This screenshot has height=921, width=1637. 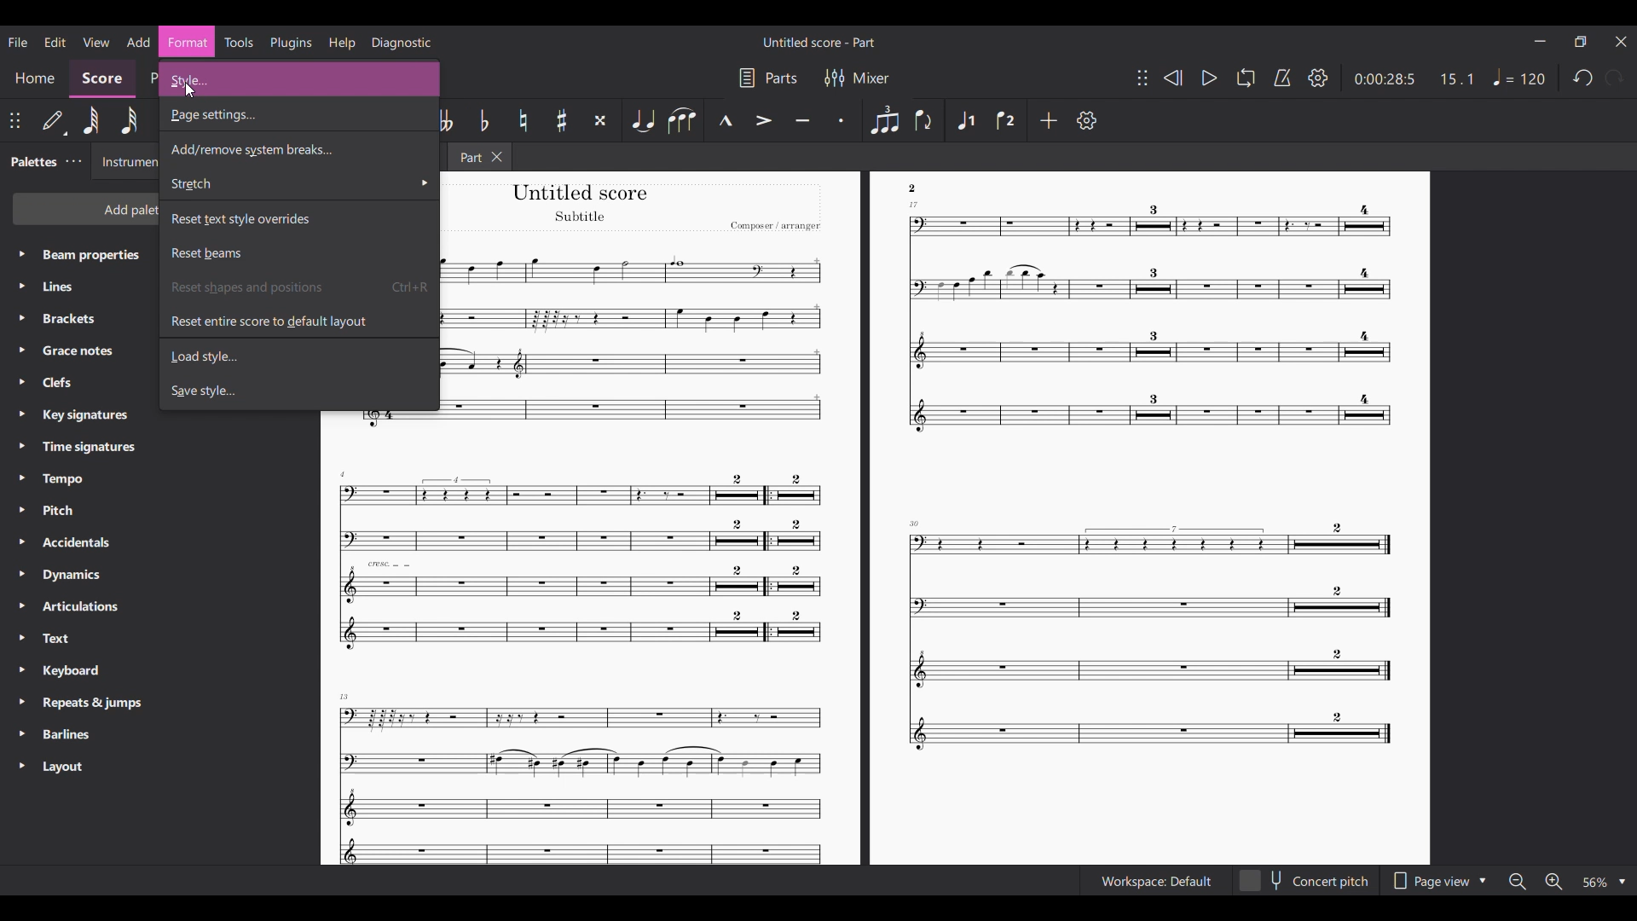 What do you see at coordinates (769, 78) in the screenshot?
I see `Parts settings` at bounding box center [769, 78].